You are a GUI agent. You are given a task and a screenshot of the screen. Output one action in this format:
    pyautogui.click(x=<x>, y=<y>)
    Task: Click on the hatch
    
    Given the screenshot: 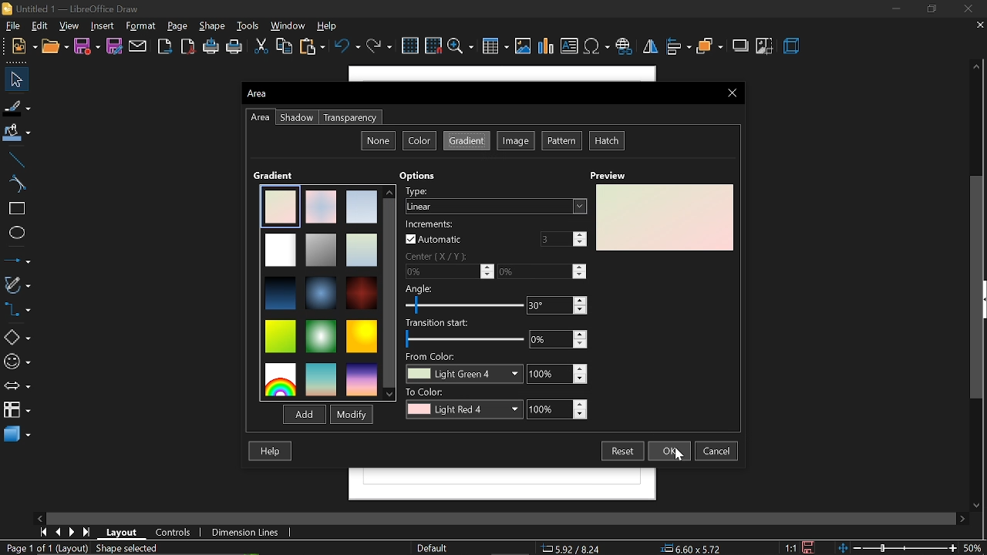 What is the action you would take?
    pyautogui.click(x=608, y=141)
    